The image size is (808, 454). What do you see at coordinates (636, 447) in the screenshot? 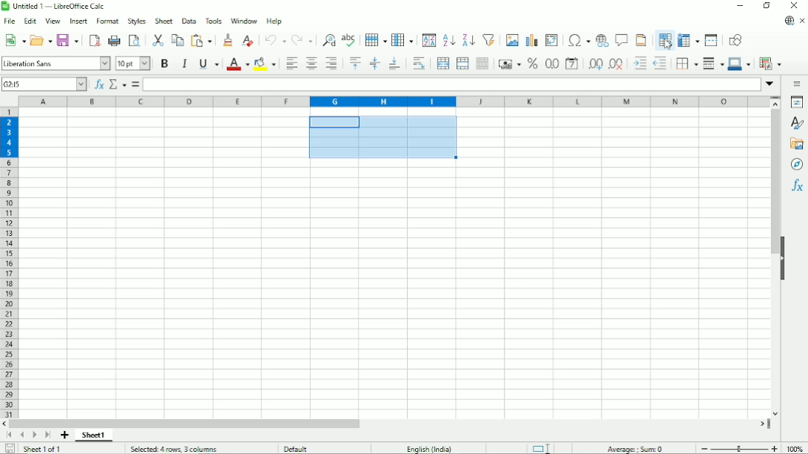
I see `Average, sum` at bounding box center [636, 447].